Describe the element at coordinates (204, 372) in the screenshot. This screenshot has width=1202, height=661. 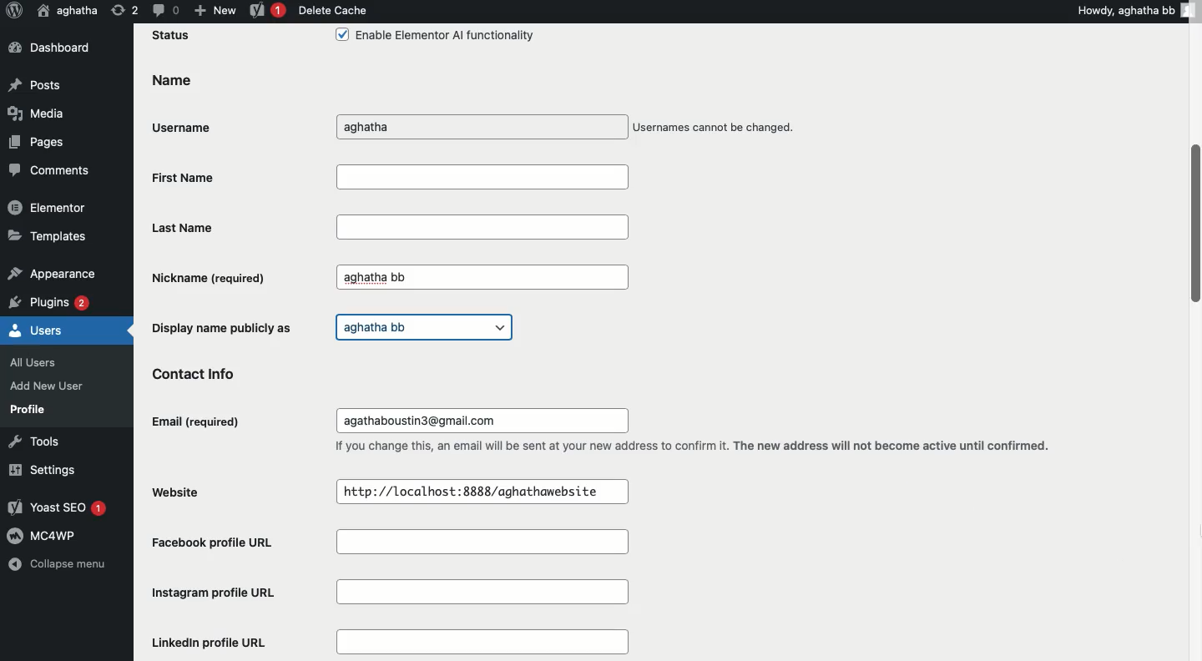
I see `Contact info` at that location.